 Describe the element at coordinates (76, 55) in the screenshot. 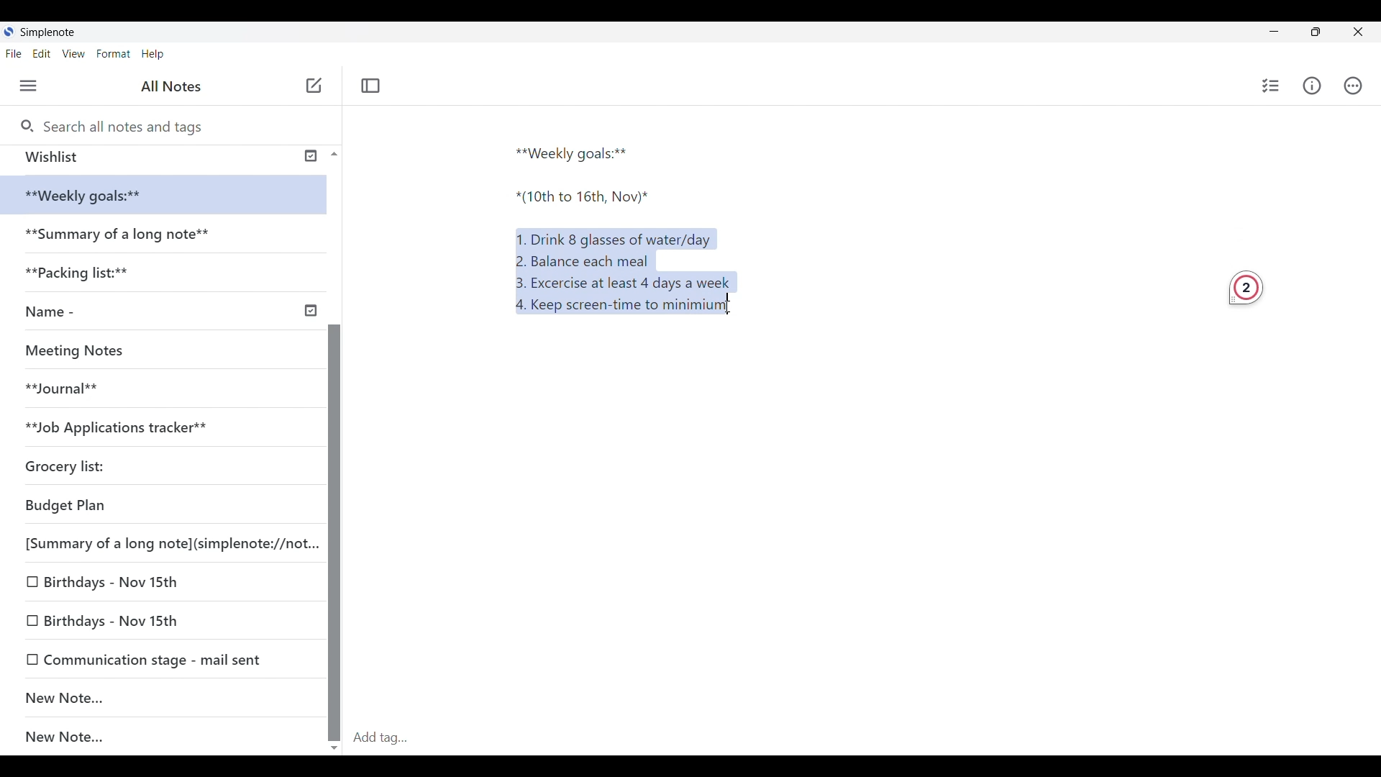

I see `View` at that location.